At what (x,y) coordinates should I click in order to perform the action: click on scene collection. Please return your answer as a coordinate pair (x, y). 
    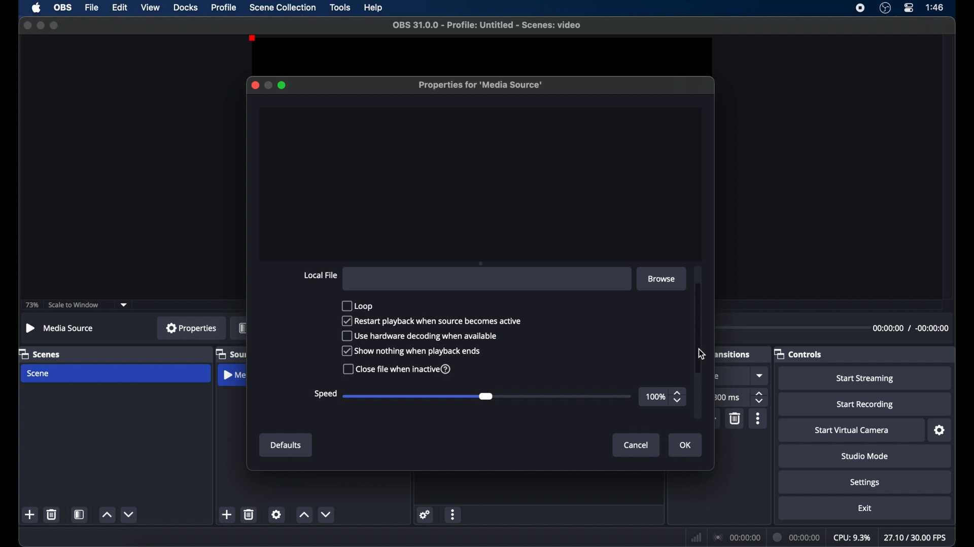
    Looking at the image, I should click on (284, 8).